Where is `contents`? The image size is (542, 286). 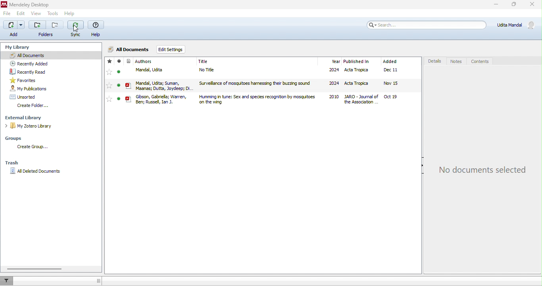 contents is located at coordinates (480, 62).